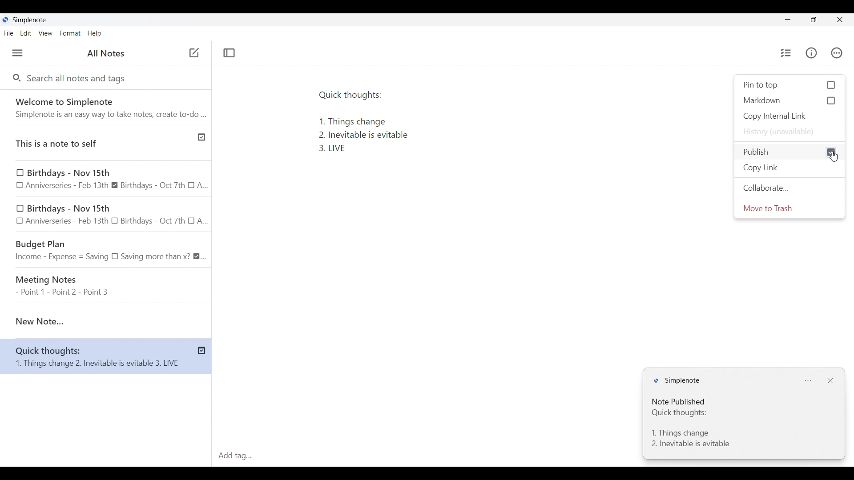 This screenshot has width=854, height=480. I want to click on Note status, so click(682, 401).